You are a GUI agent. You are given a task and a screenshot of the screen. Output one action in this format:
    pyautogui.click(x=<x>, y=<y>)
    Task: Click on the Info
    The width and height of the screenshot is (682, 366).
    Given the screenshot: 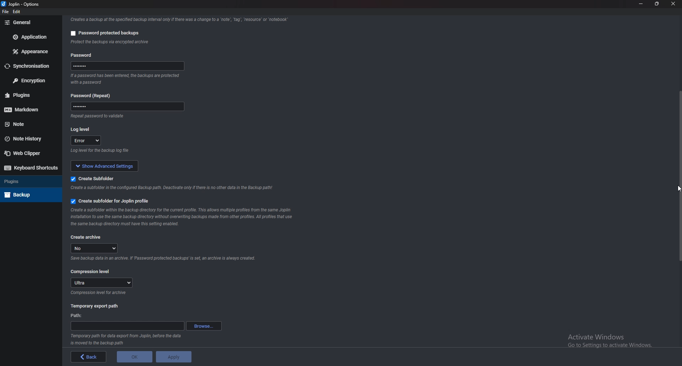 What is the action you would take?
    pyautogui.click(x=183, y=217)
    